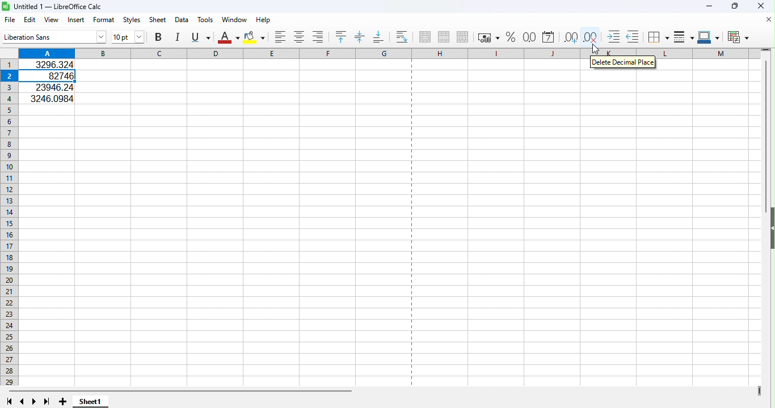 Image resolution: width=775 pixels, height=408 pixels. I want to click on Cells, so click(393, 246).